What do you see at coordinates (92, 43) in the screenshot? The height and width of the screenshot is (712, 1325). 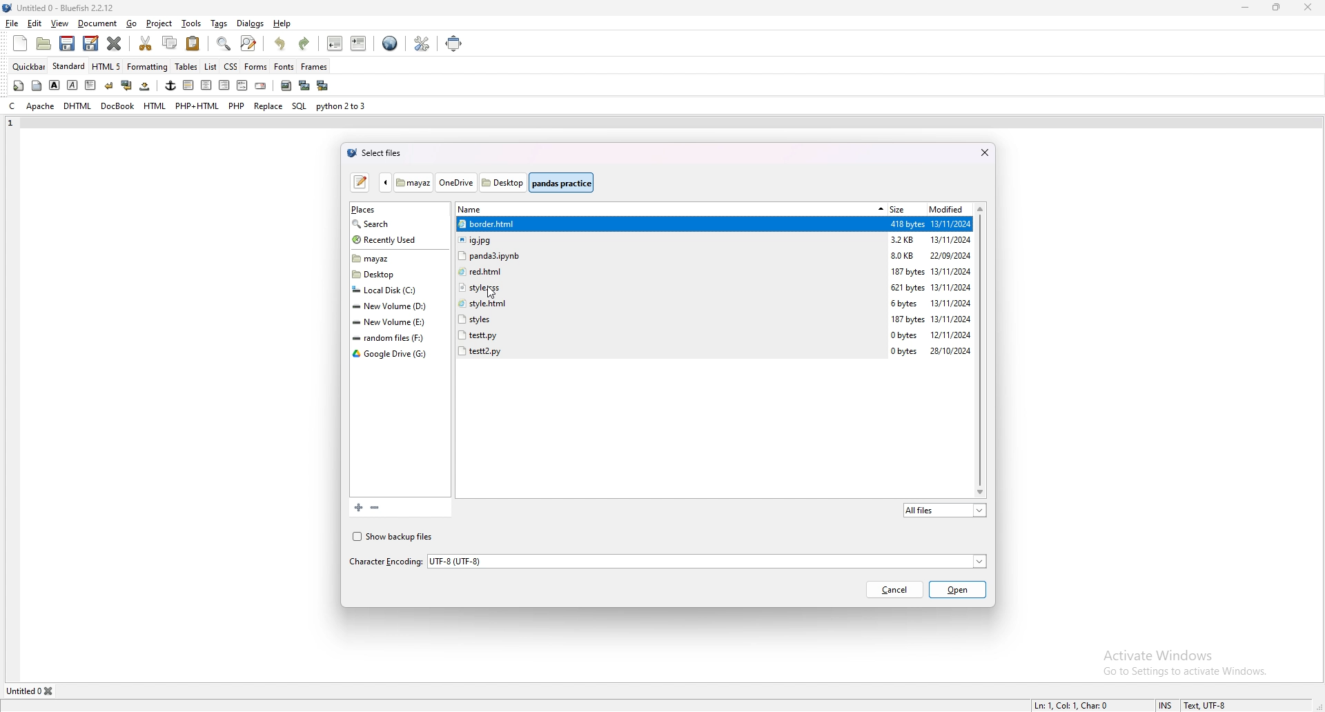 I see `save as` at bounding box center [92, 43].